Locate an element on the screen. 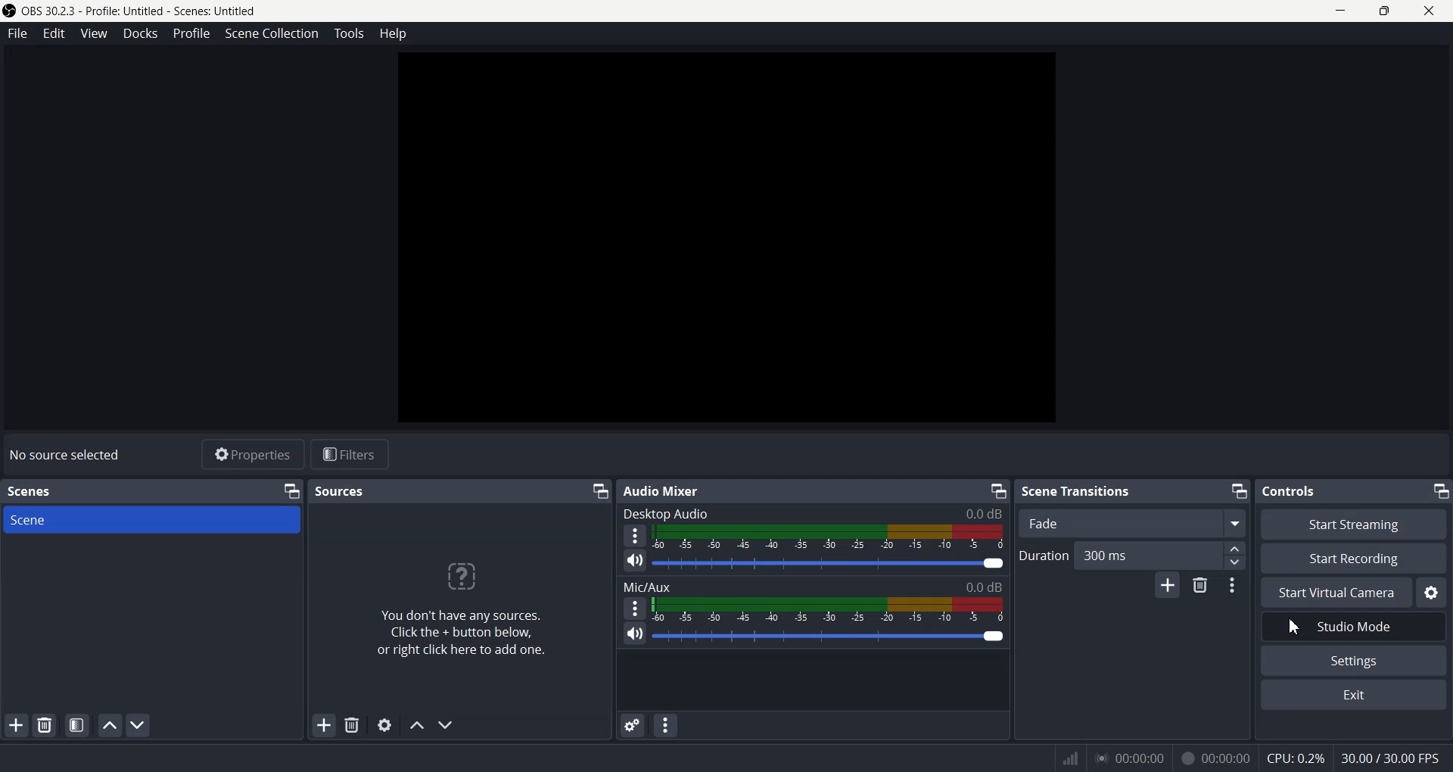  Add configurable transition is located at coordinates (1168, 585).